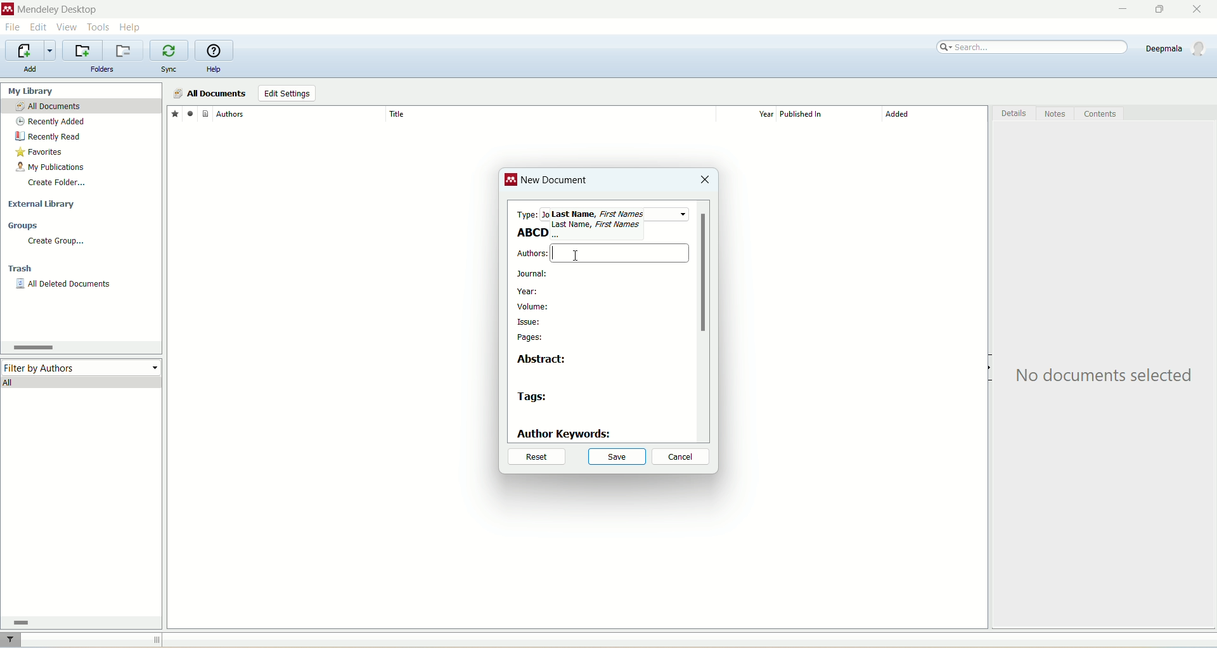 The width and height of the screenshot is (1217, 648). What do you see at coordinates (534, 398) in the screenshot?
I see `tags` at bounding box center [534, 398].